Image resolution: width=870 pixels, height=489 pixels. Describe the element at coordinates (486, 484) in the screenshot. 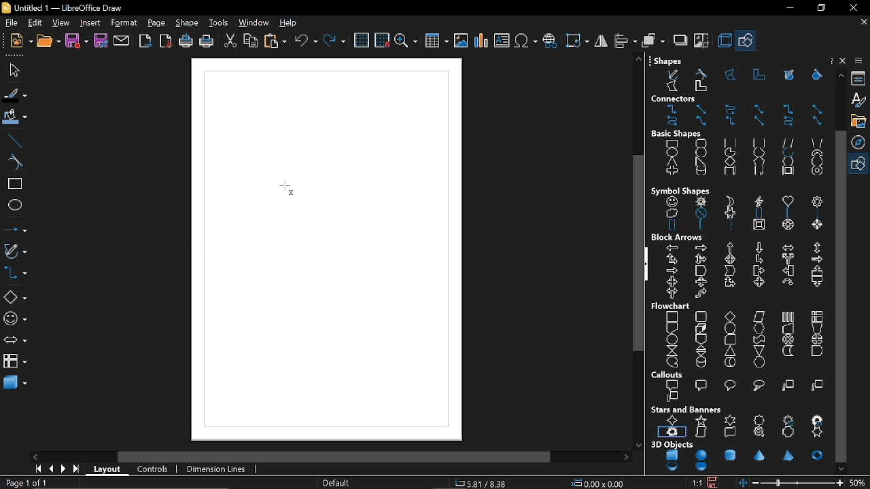

I see `co-ordinate` at that location.